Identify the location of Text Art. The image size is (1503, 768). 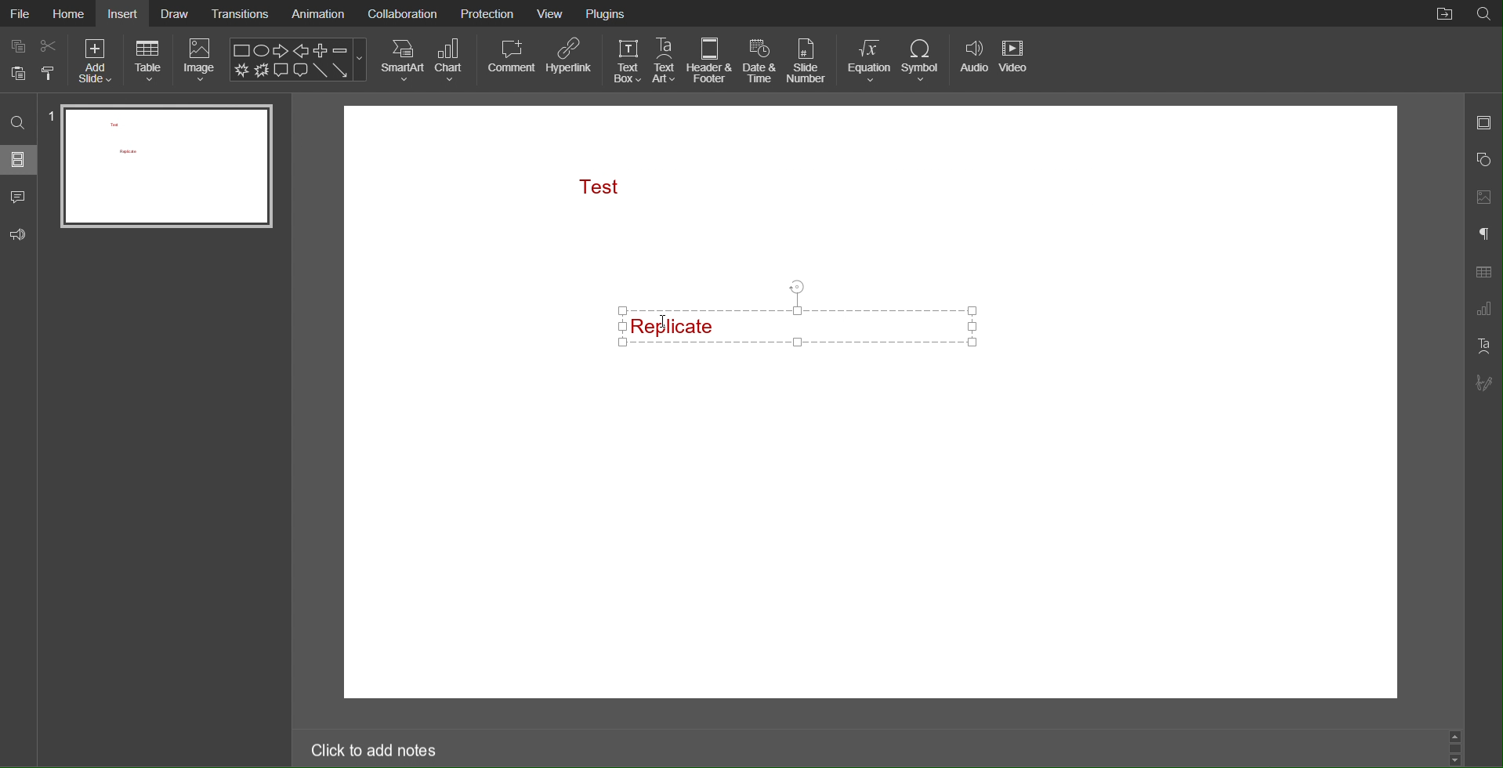
(1481, 346).